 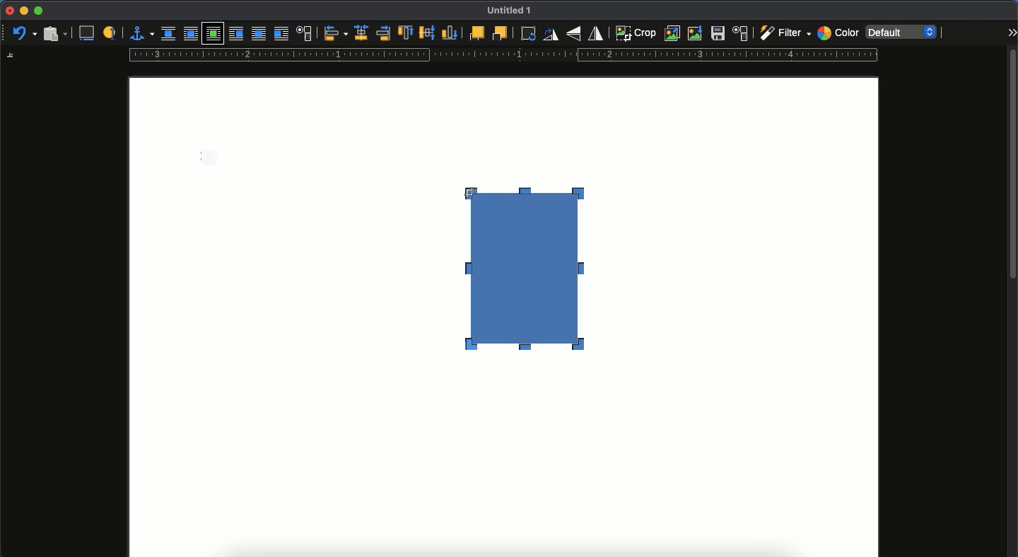 What do you see at coordinates (500, 33) in the screenshot?
I see `to back` at bounding box center [500, 33].